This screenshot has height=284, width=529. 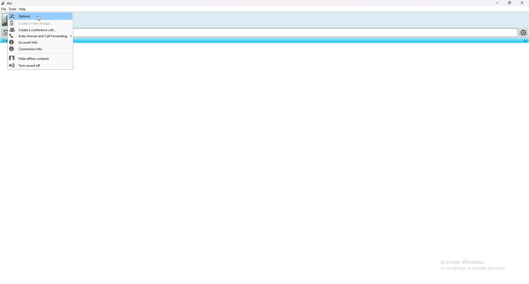 What do you see at coordinates (39, 19) in the screenshot?
I see `cursor` at bounding box center [39, 19].